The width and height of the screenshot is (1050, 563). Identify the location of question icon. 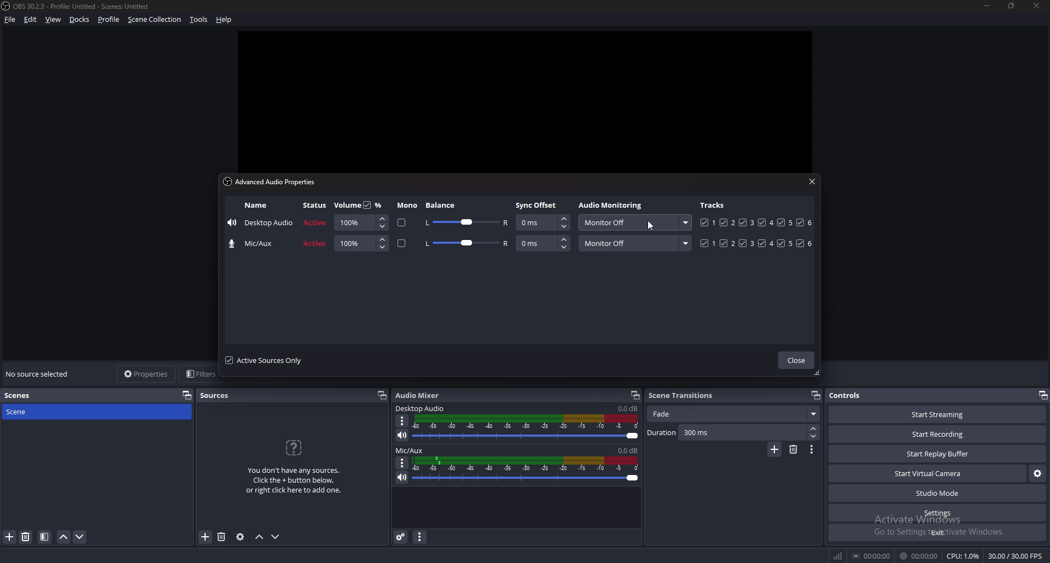
(294, 448).